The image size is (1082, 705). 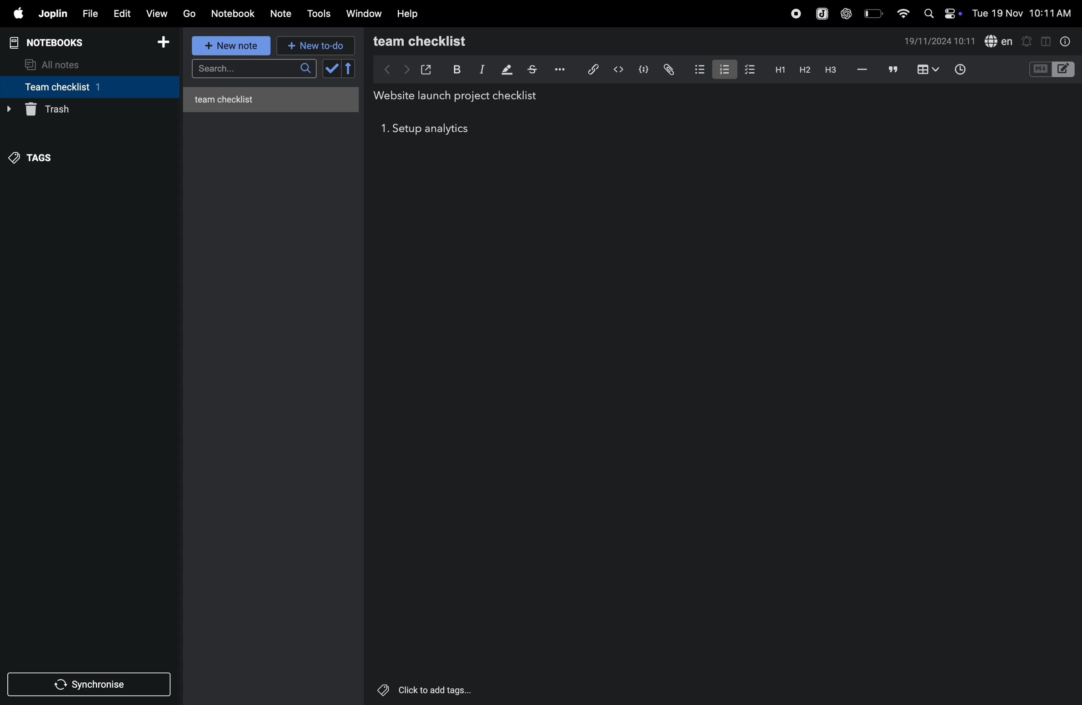 What do you see at coordinates (91, 684) in the screenshot?
I see `synchronize` at bounding box center [91, 684].